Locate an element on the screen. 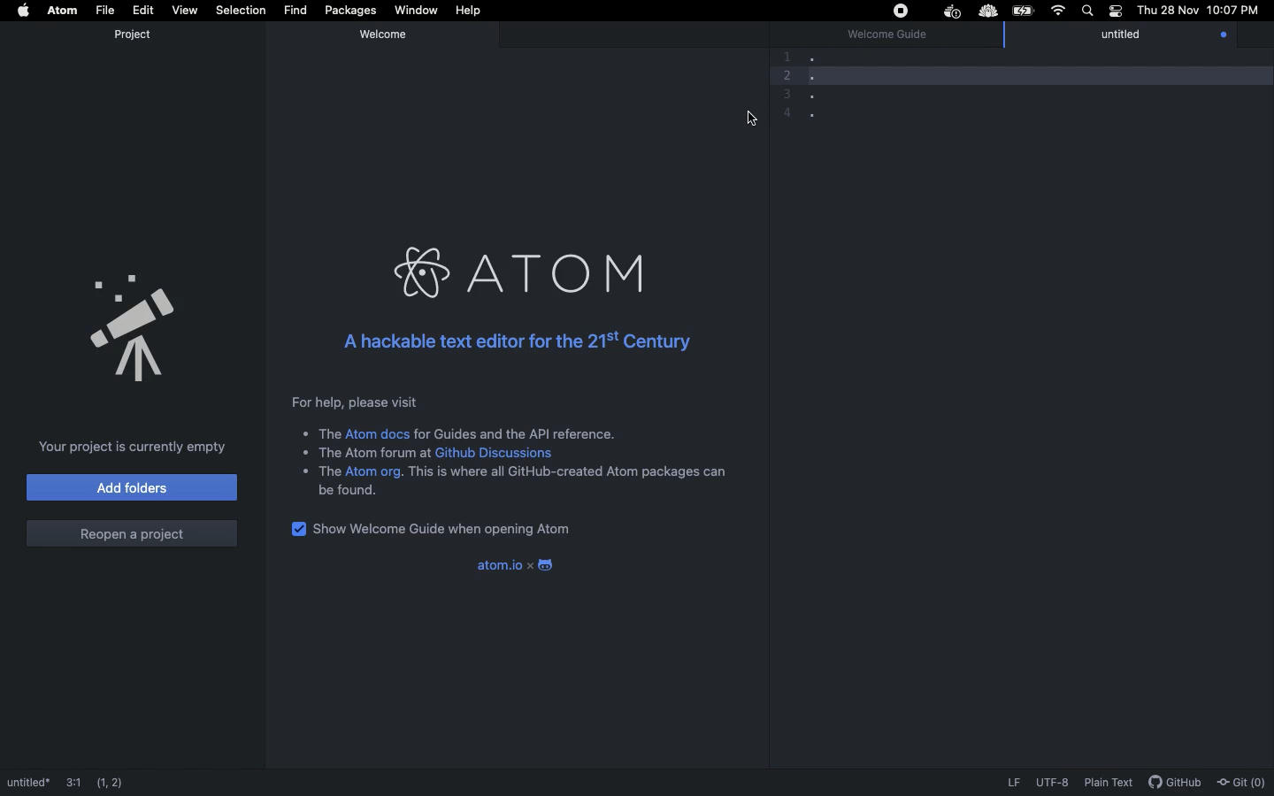 This screenshot has width=1274, height=796. extension is located at coordinates (990, 11).